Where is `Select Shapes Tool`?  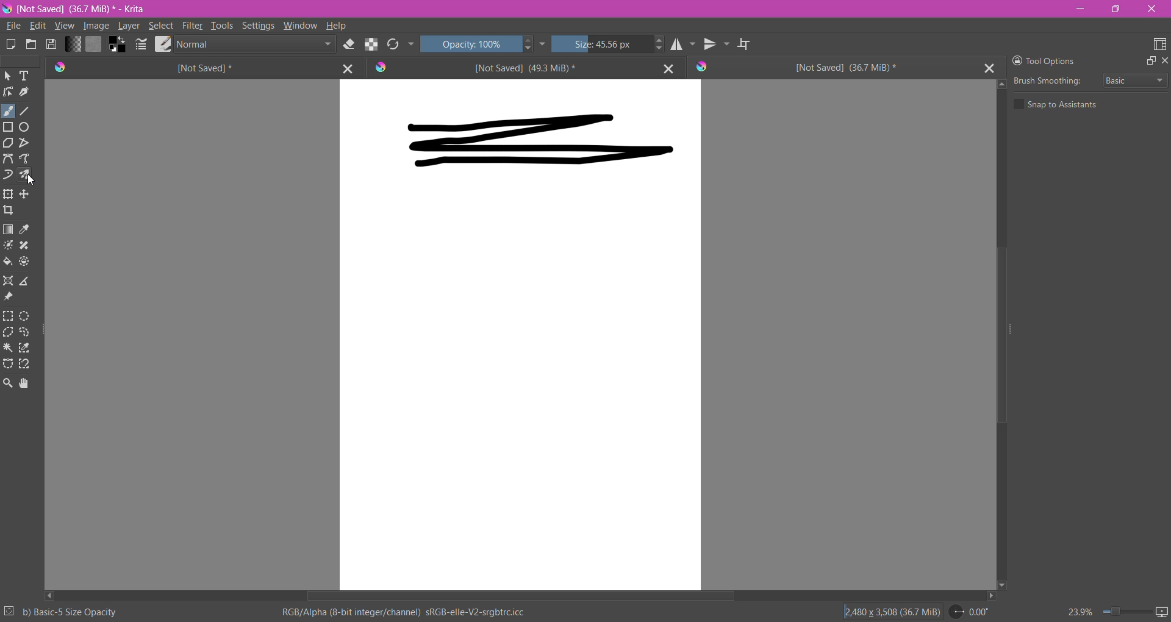 Select Shapes Tool is located at coordinates (8, 76).